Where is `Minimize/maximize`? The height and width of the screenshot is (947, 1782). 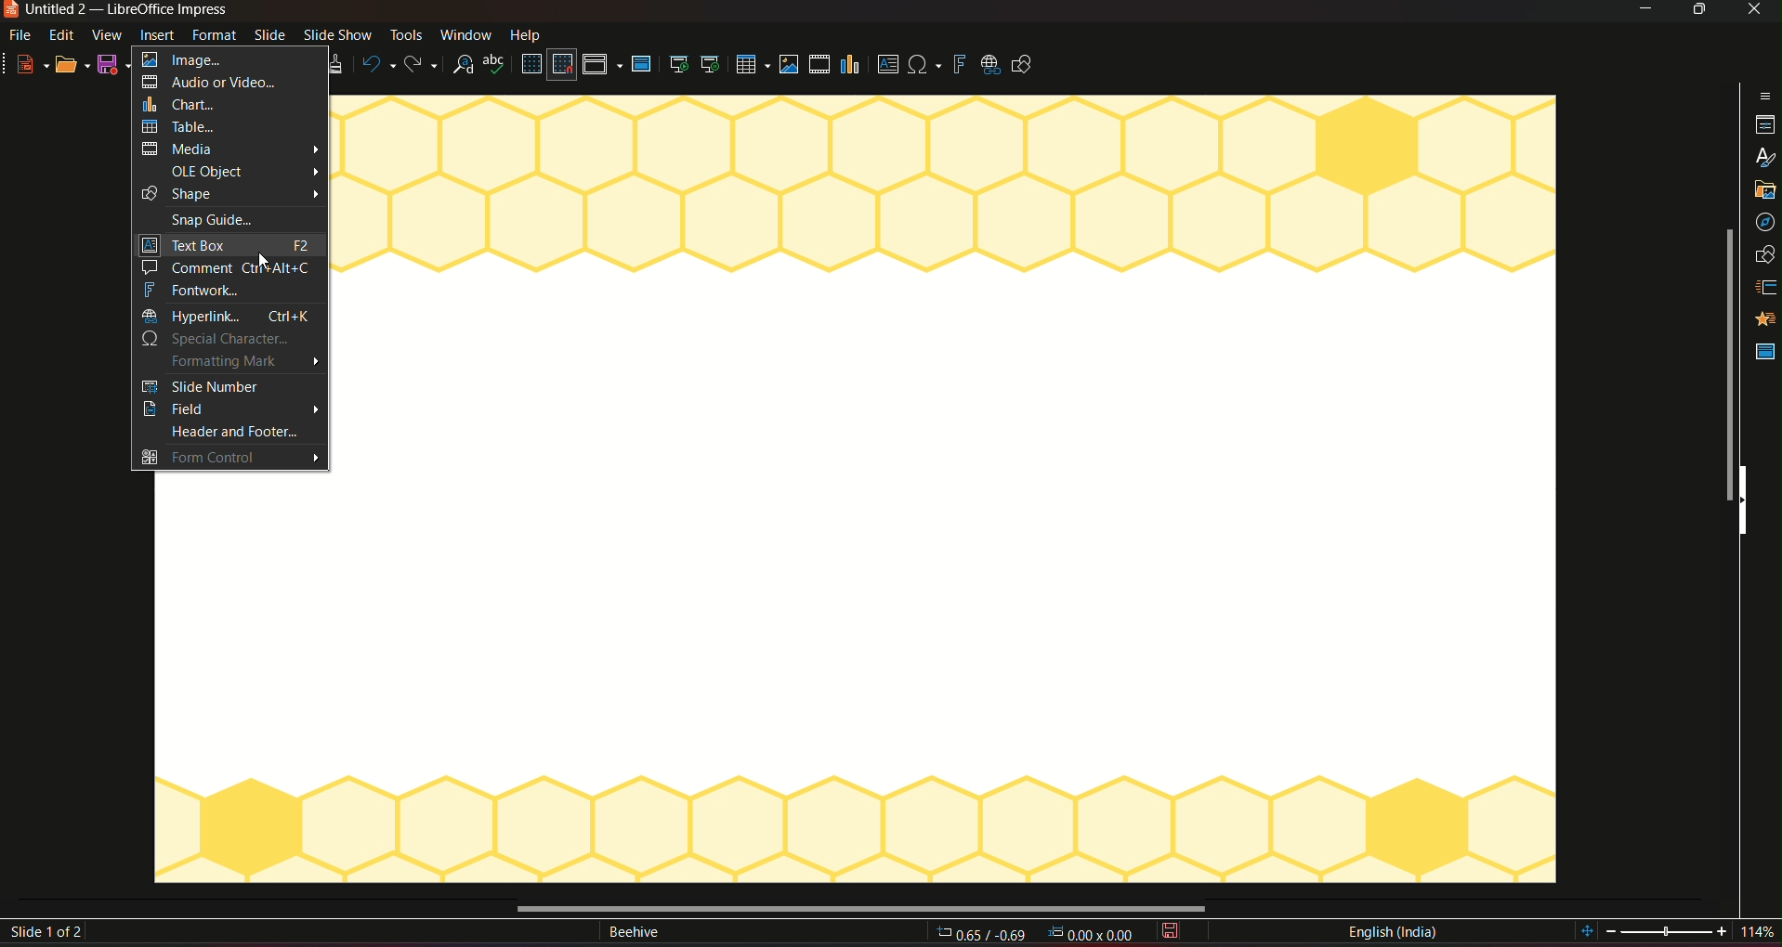 Minimize/maximize is located at coordinates (1697, 10).